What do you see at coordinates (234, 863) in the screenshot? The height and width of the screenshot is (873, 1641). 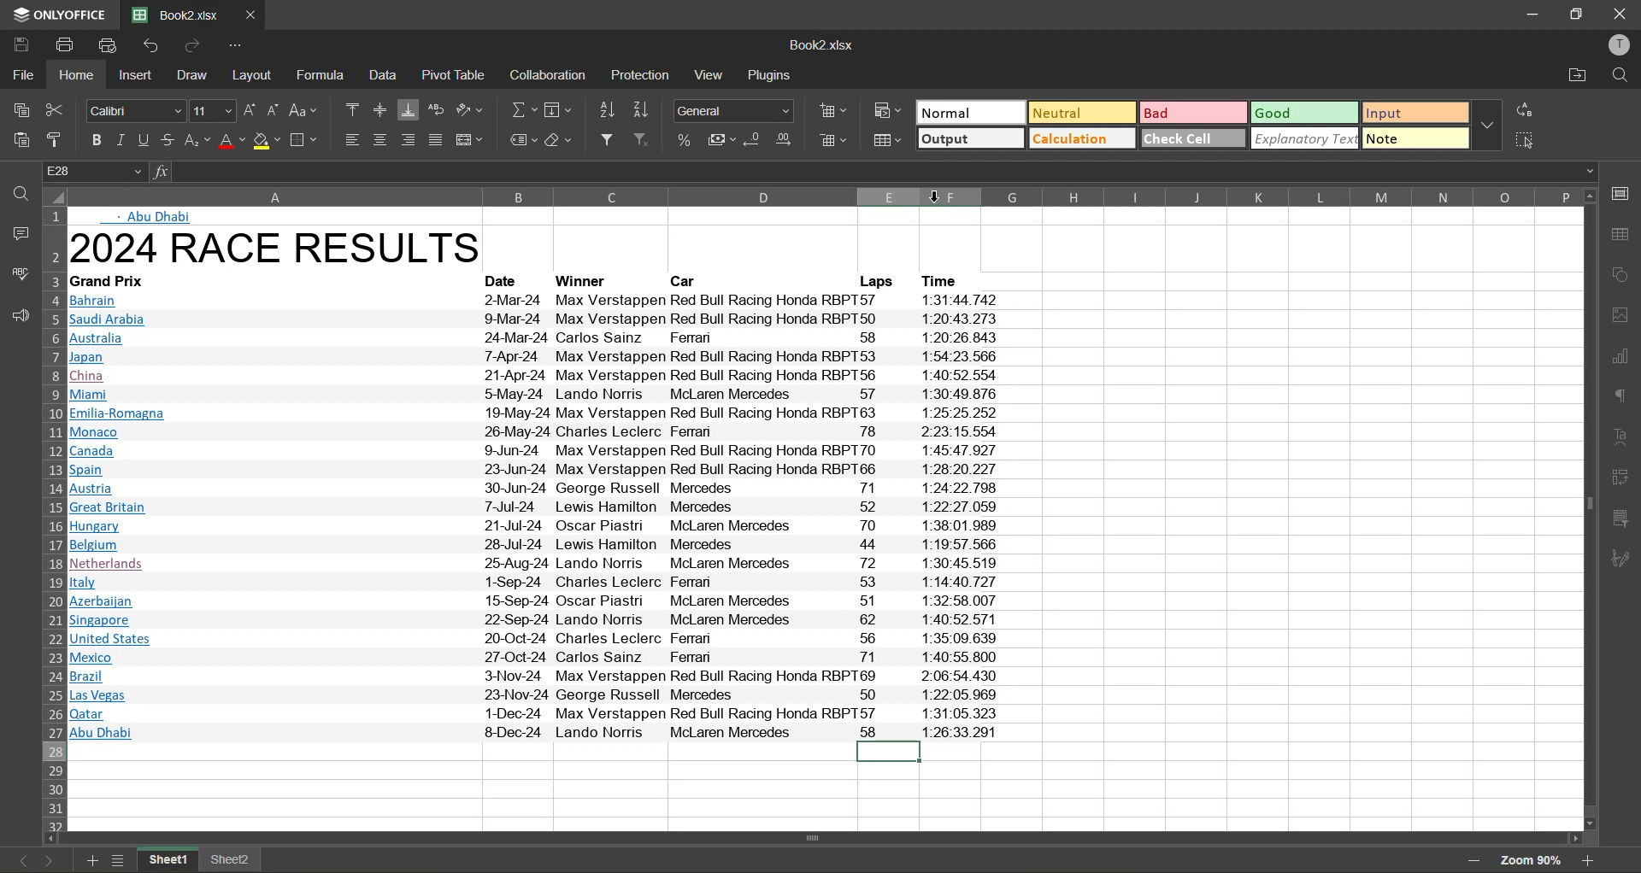 I see `sheet2 ` at bounding box center [234, 863].